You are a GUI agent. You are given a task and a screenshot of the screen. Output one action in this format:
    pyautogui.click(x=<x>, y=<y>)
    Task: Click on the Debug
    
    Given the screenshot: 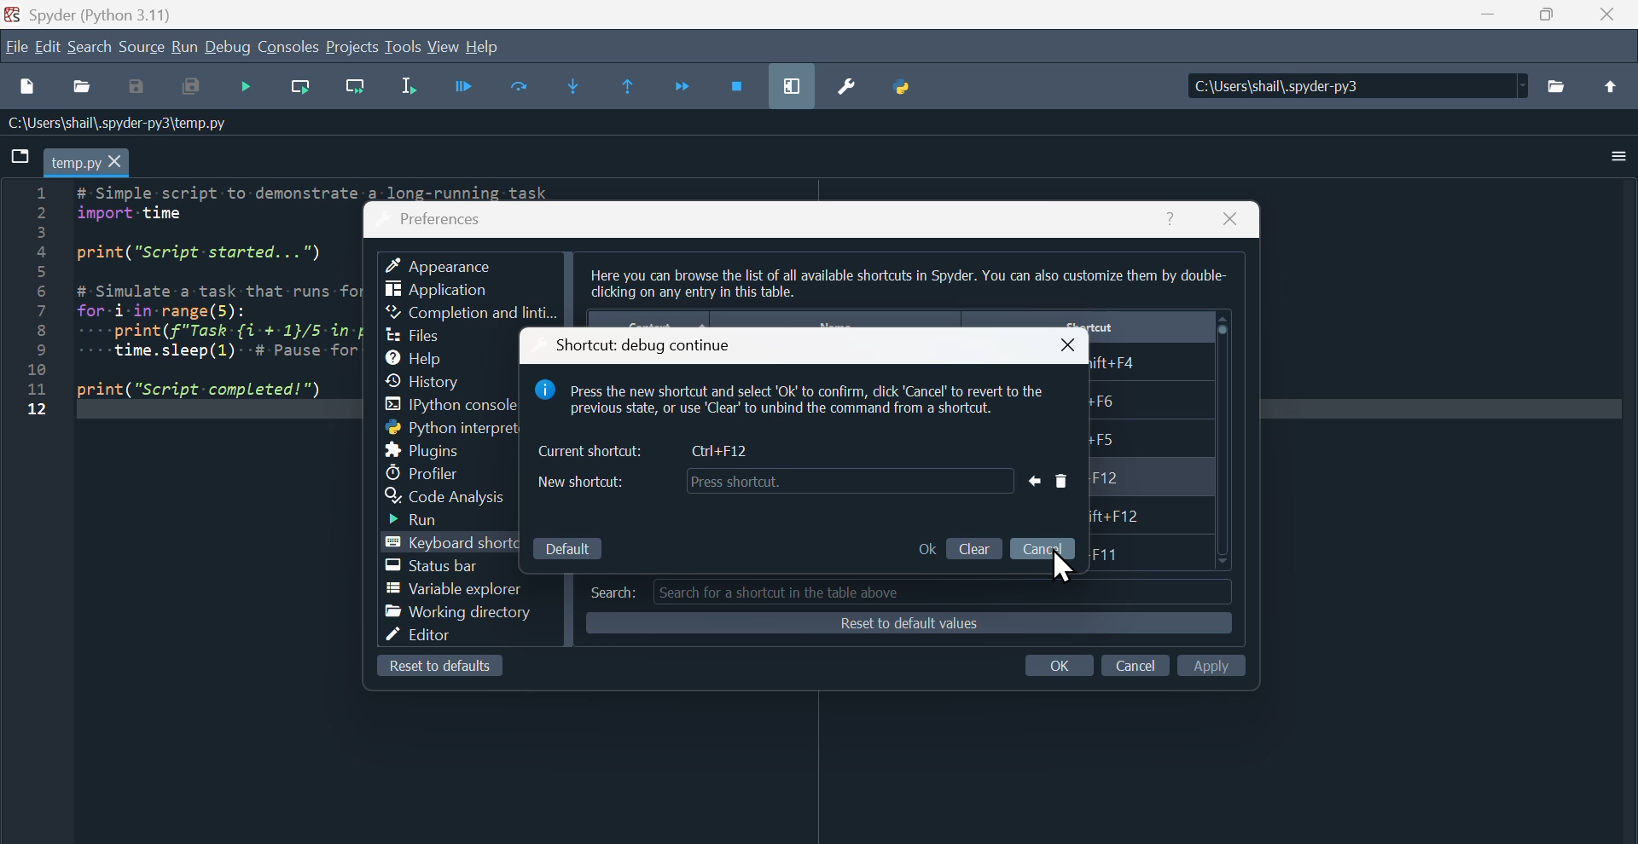 What is the action you would take?
    pyautogui.click(x=227, y=46)
    